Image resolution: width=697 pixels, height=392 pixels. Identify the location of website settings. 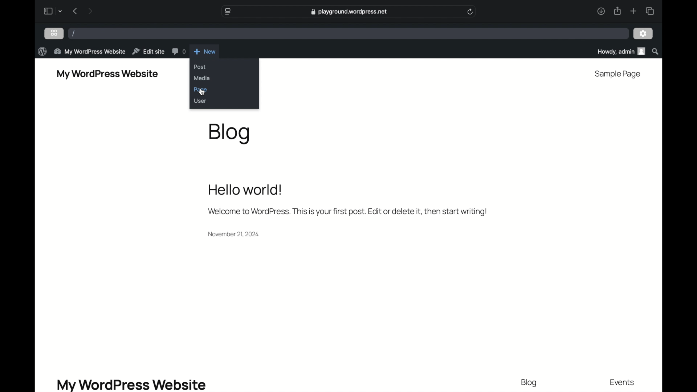
(228, 12).